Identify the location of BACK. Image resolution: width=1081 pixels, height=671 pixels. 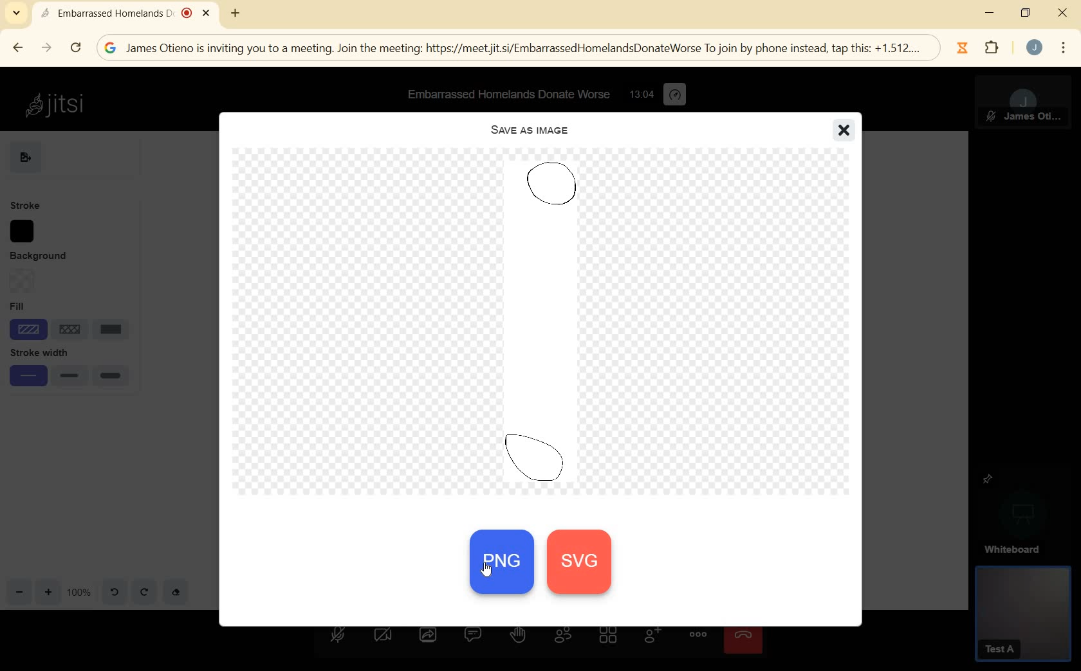
(19, 46).